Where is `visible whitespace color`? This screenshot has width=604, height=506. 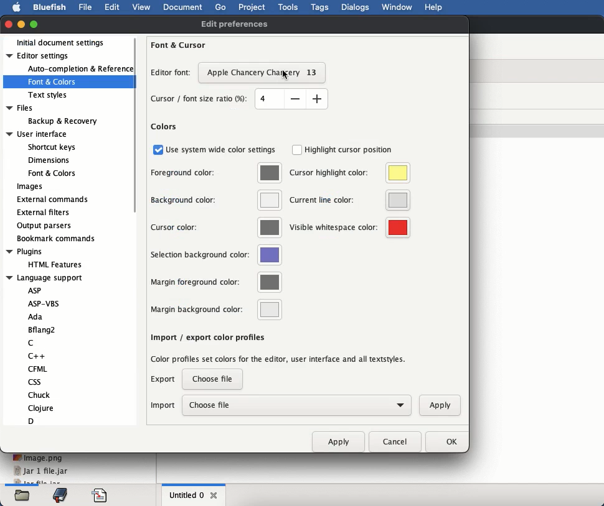
visible whitespace color is located at coordinates (349, 227).